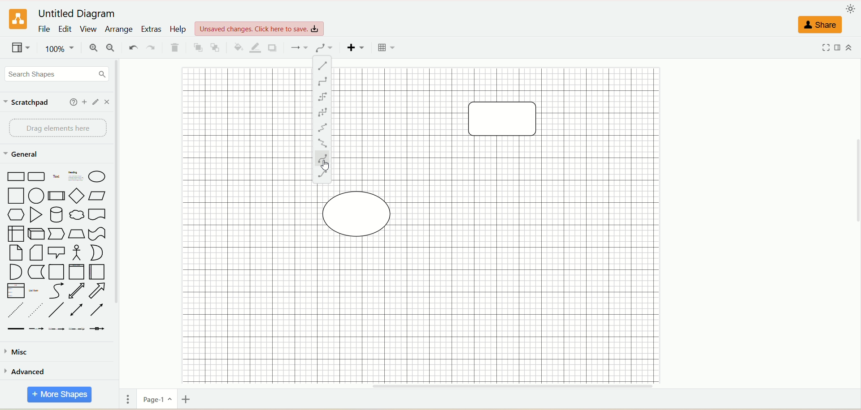  Describe the element at coordinates (322, 143) in the screenshot. I see `isometric` at that location.